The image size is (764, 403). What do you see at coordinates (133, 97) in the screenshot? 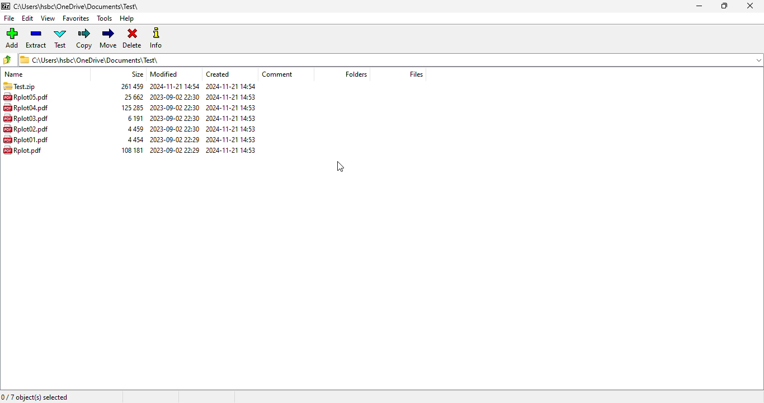
I see `size` at bounding box center [133, 97].